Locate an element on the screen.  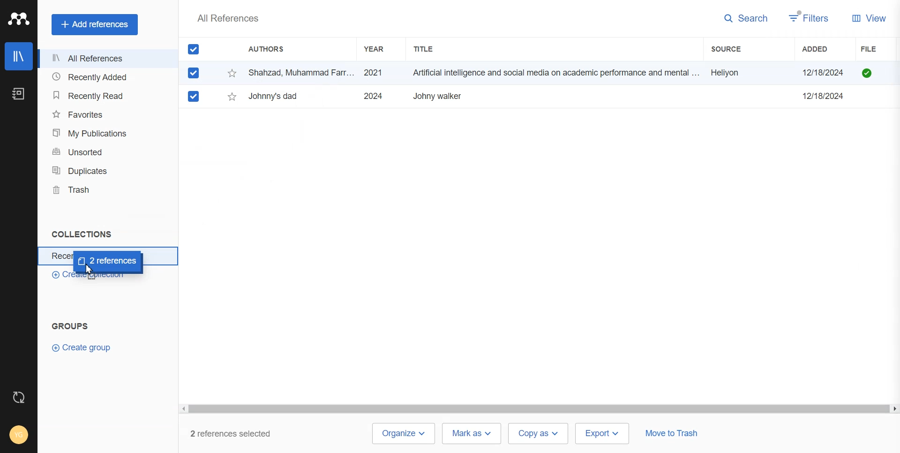
All Marks is located at coordinates (194, 49).